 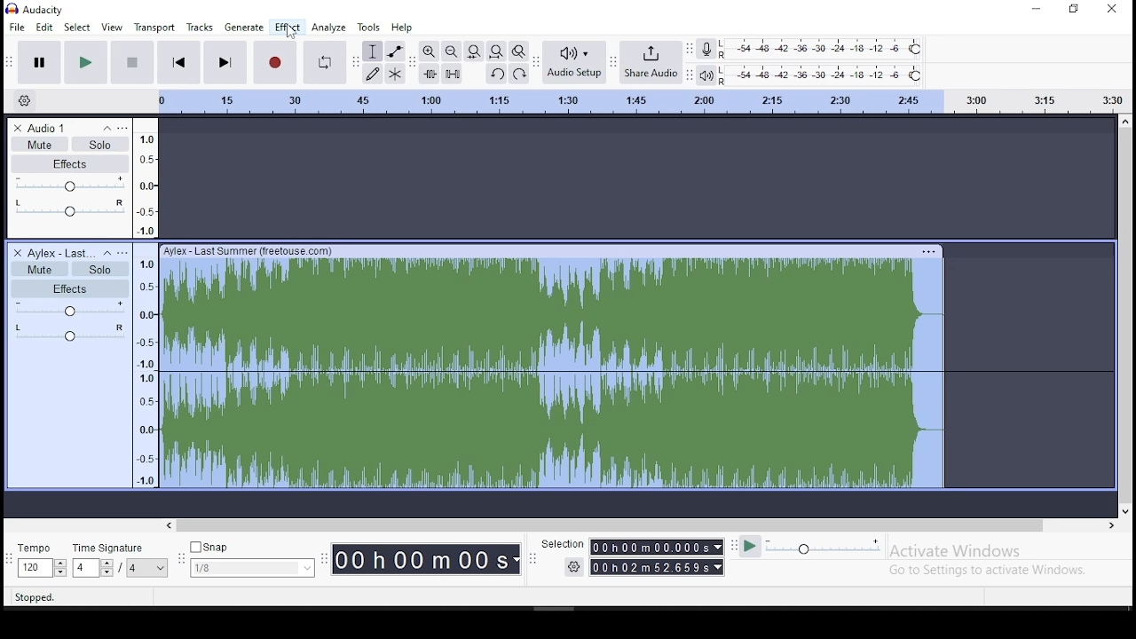 I want to click on pause, so click(x=39, y=62).